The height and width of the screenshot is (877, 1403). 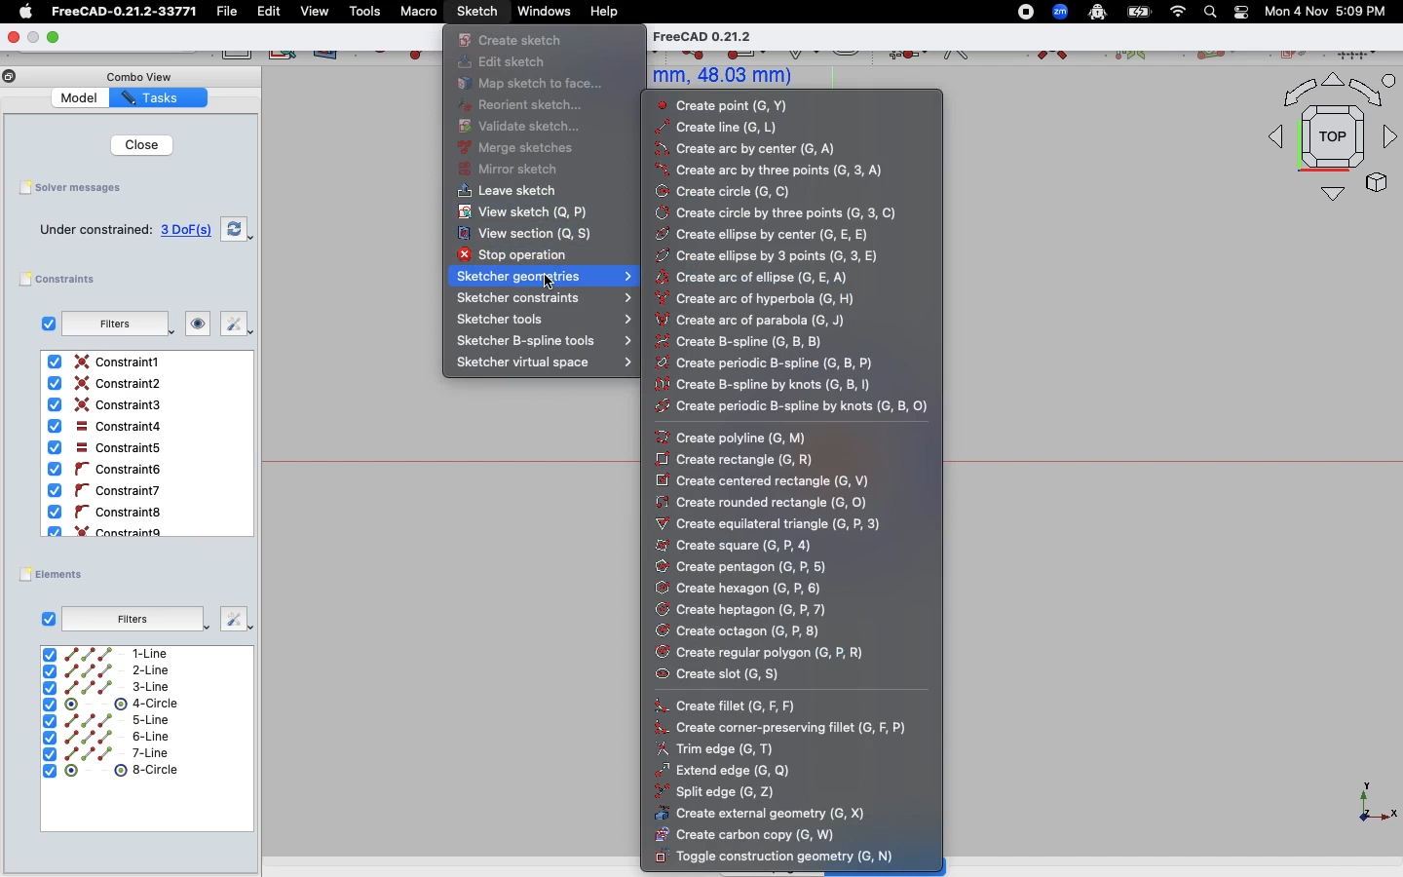 What do you see at coordinates (122, 770) in the screenshot?
I see `8-circle` at bounding box center [122, 770].